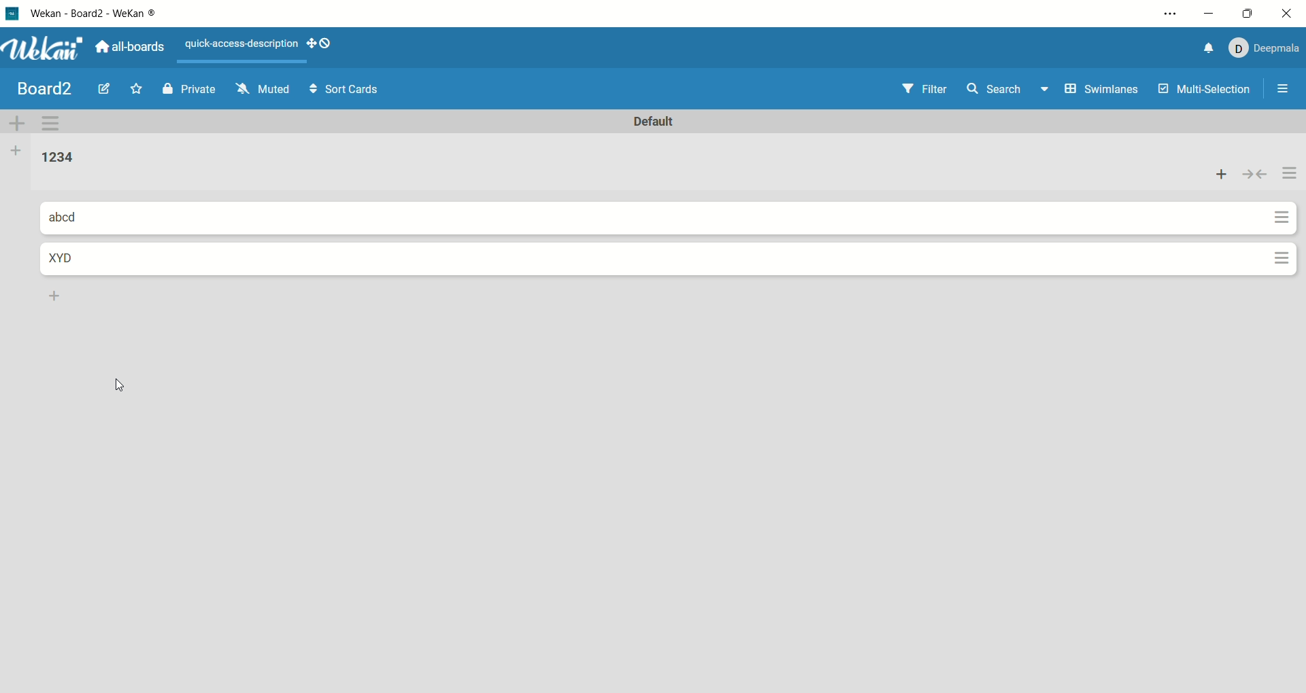 The width and height of the screenshot is (1306, 693). Describe the element at coordinates (1222, 175) in the screenshot. I see `add` at that location.